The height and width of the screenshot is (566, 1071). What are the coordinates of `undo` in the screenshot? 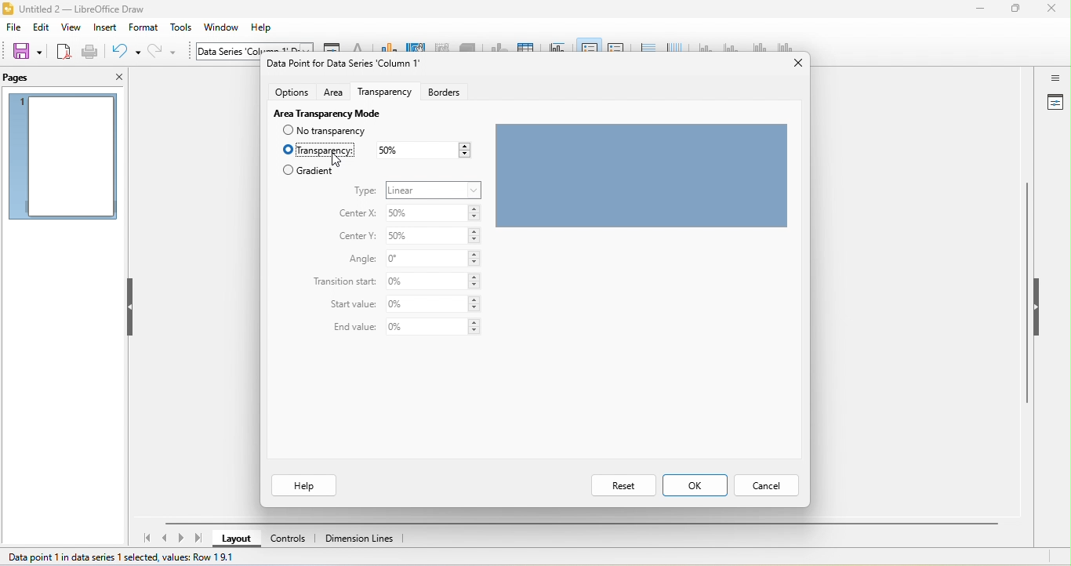 It's located at (125, 51).